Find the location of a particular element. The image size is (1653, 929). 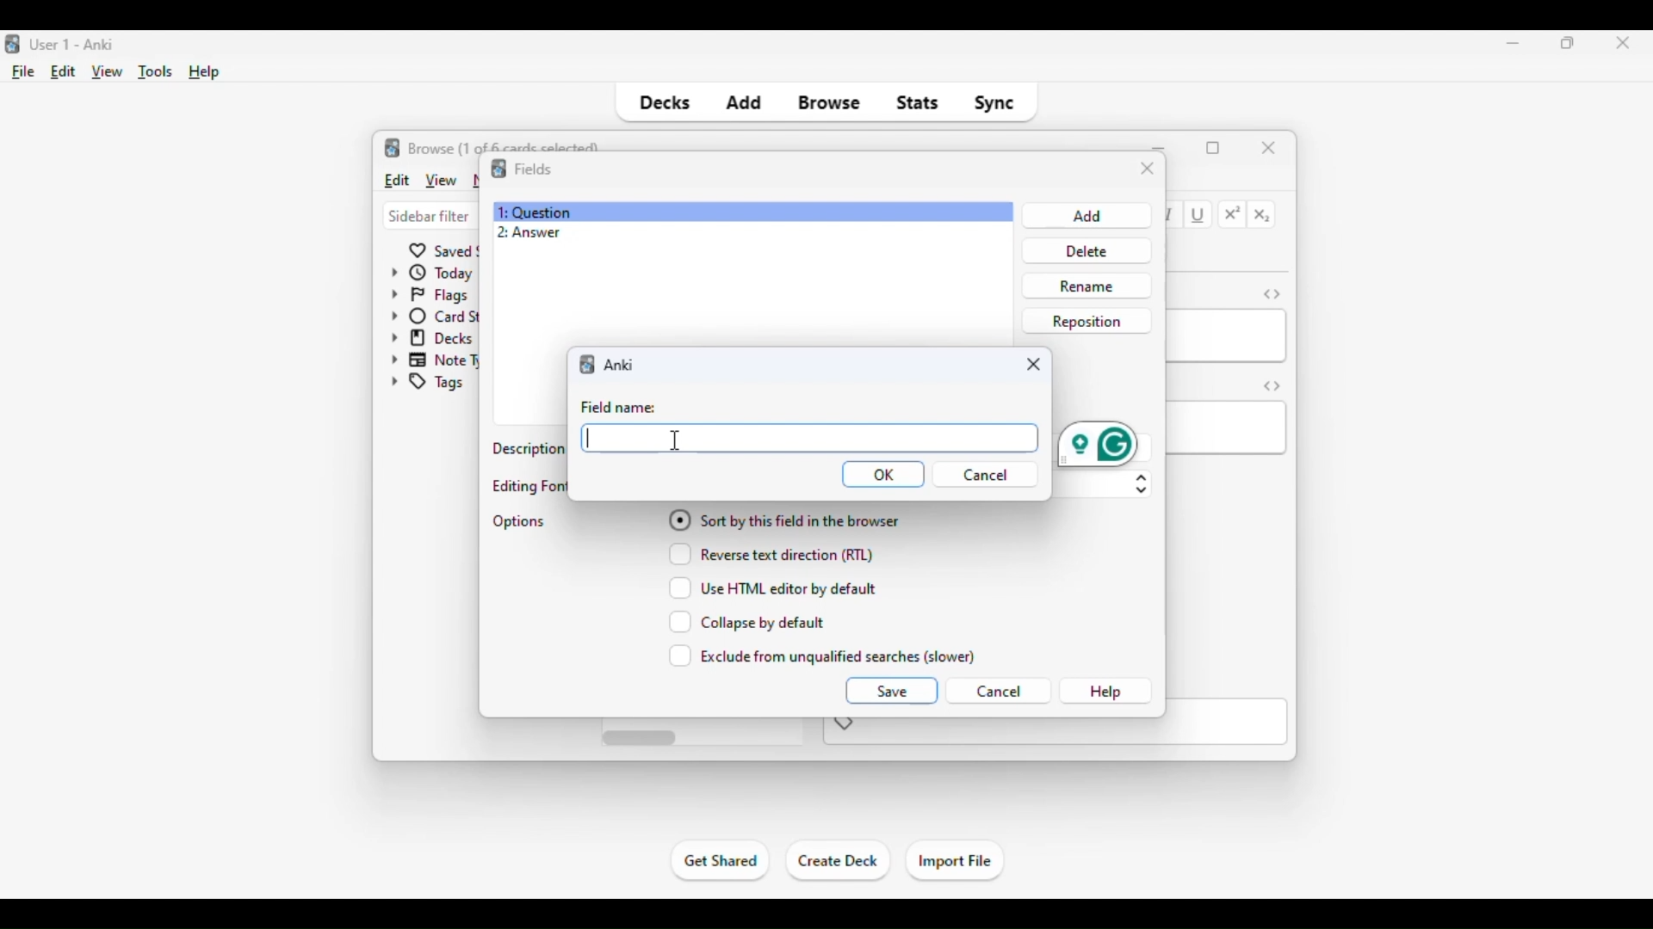

cancel is located at coordinates (991, 475).